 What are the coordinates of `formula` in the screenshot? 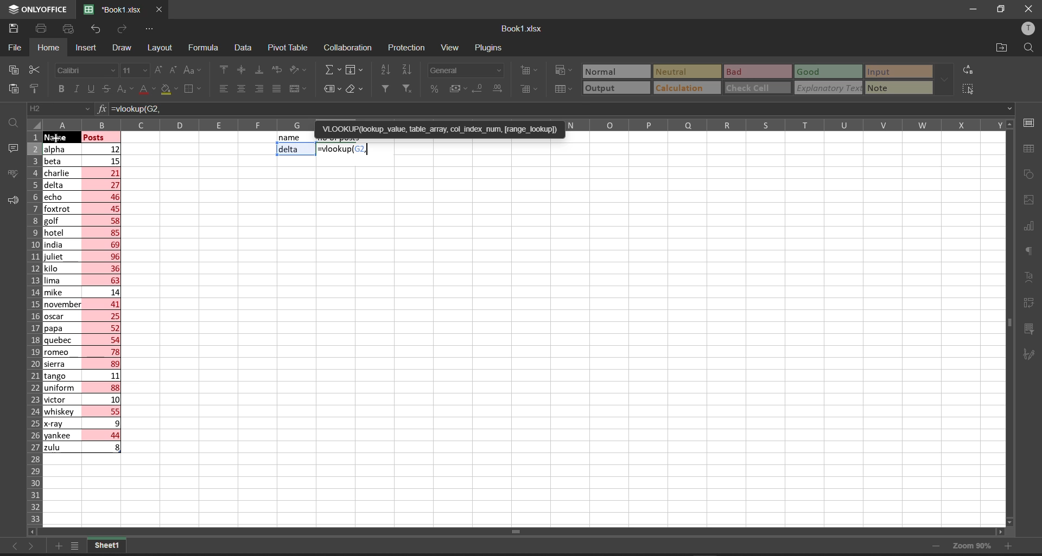 It's located at (206, 48).